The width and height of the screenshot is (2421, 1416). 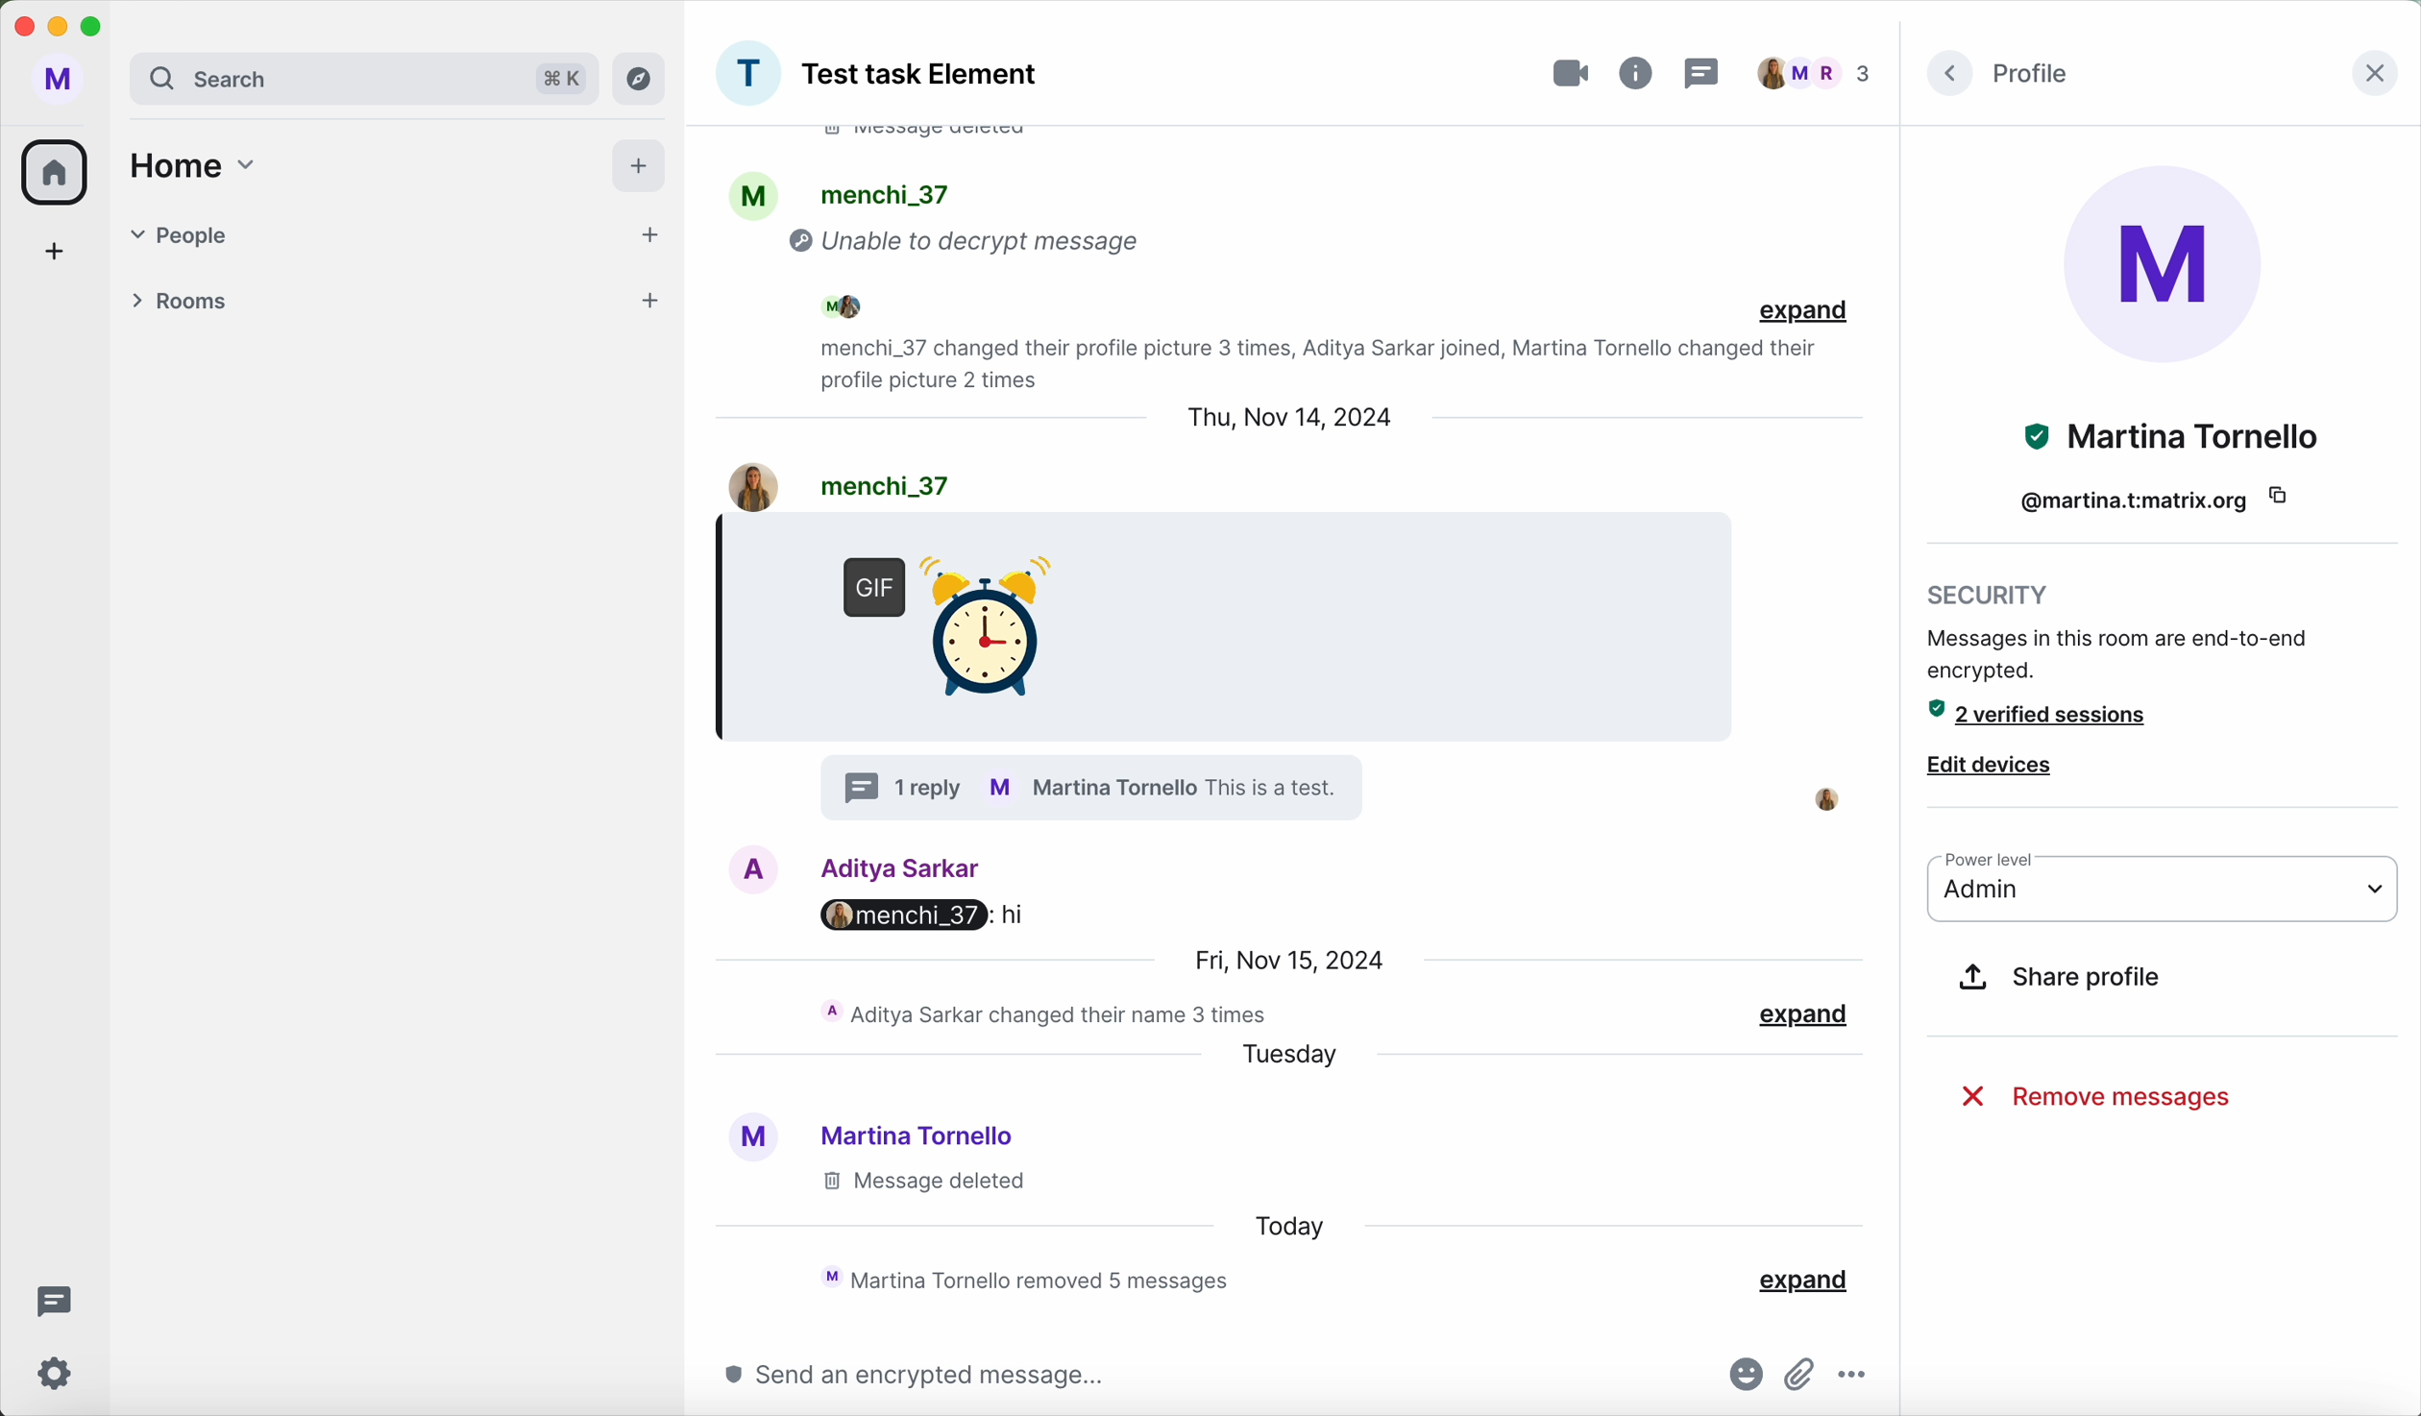 What do you see at coordinates (2164, 898) in the screenshot?
I see `admin` at bounding box center [2164, 898].